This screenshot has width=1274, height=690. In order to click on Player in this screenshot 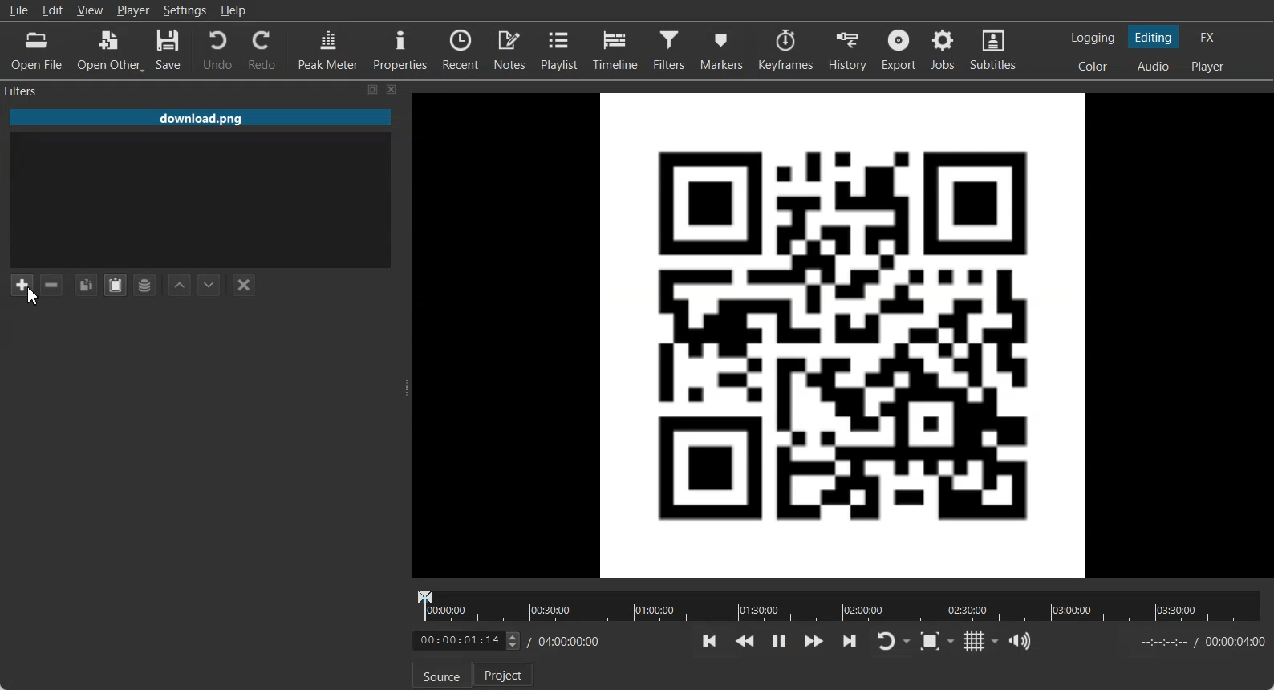, I will do `click(134, 10)`.